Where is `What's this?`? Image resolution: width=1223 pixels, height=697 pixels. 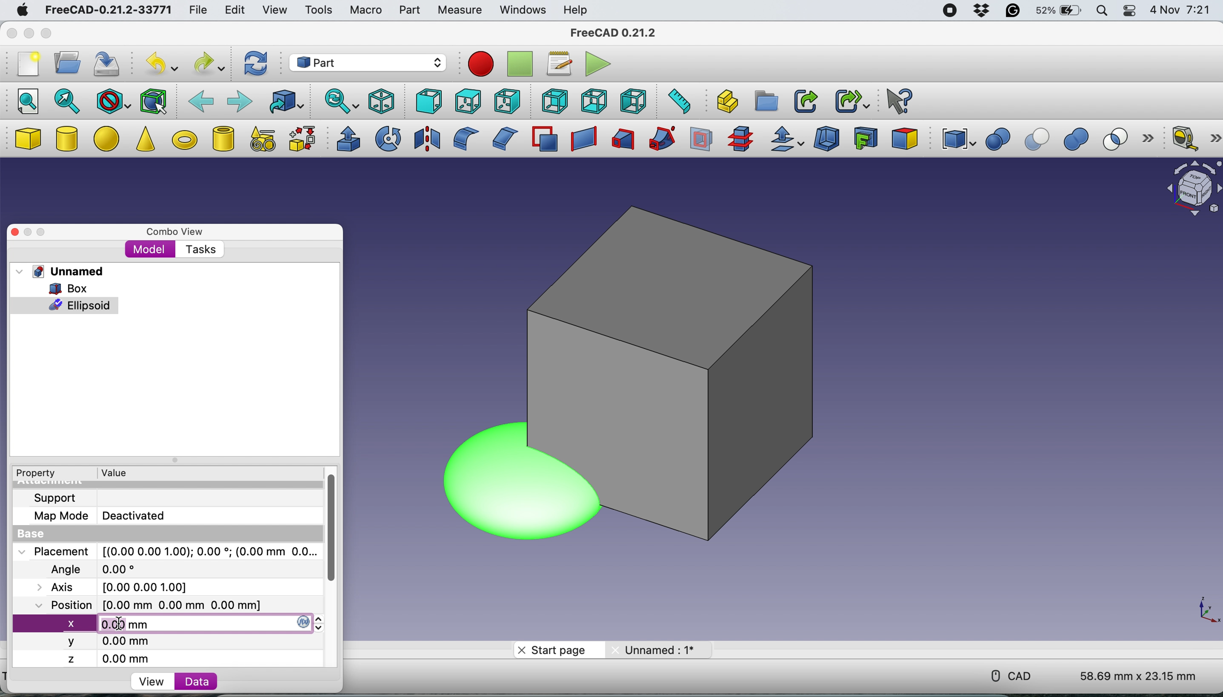 What's this? is located at coordinates (898, 100).